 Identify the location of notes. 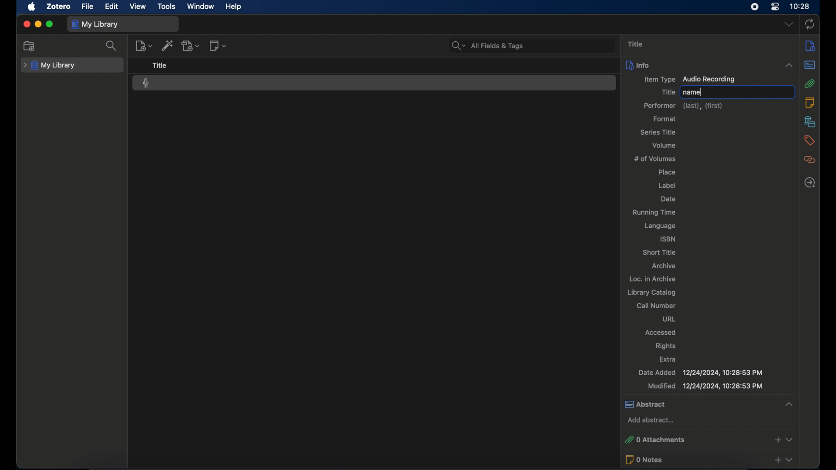
(809, 103).